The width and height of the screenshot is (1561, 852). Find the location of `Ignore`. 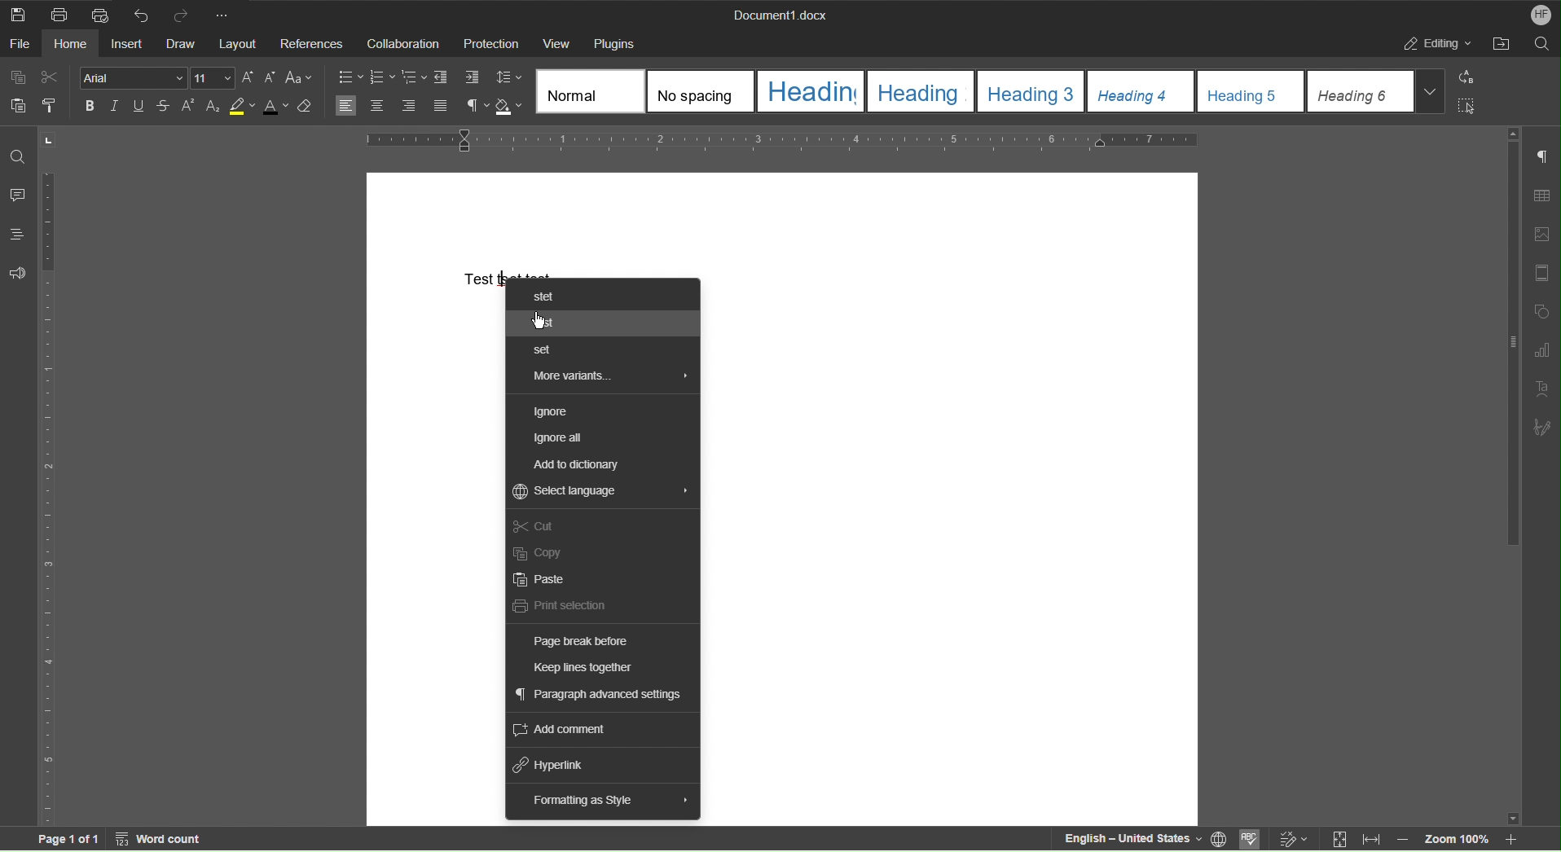

Ignore is located at coordinates (556, 410).